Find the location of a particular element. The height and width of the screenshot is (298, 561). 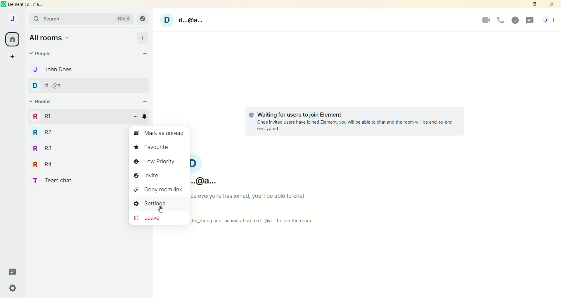

J John Does is located at coordinates (56, 70).